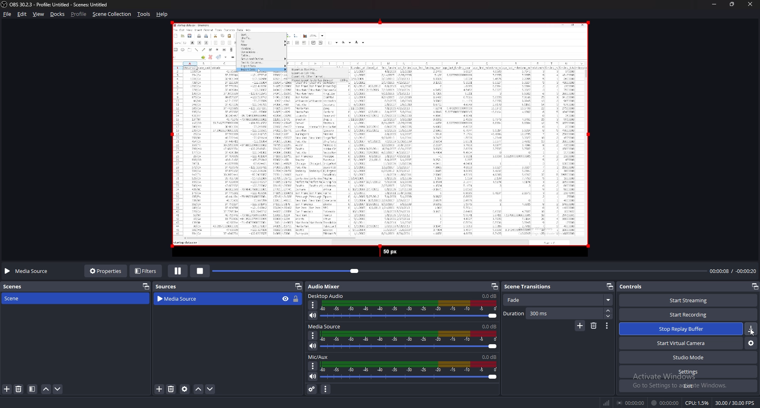 The width and height of the screenshot is (760, 408). I want to click on media source audio adjust, so click(410, 340).